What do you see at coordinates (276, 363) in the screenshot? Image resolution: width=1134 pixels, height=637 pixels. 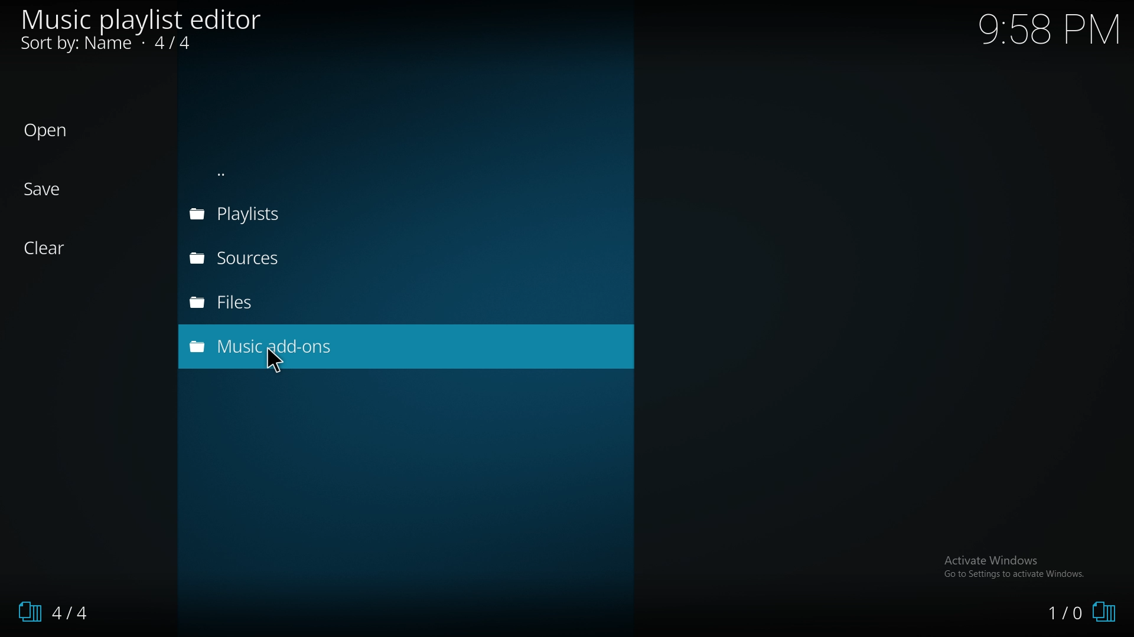 I see `` at bounding box center [276, 363].